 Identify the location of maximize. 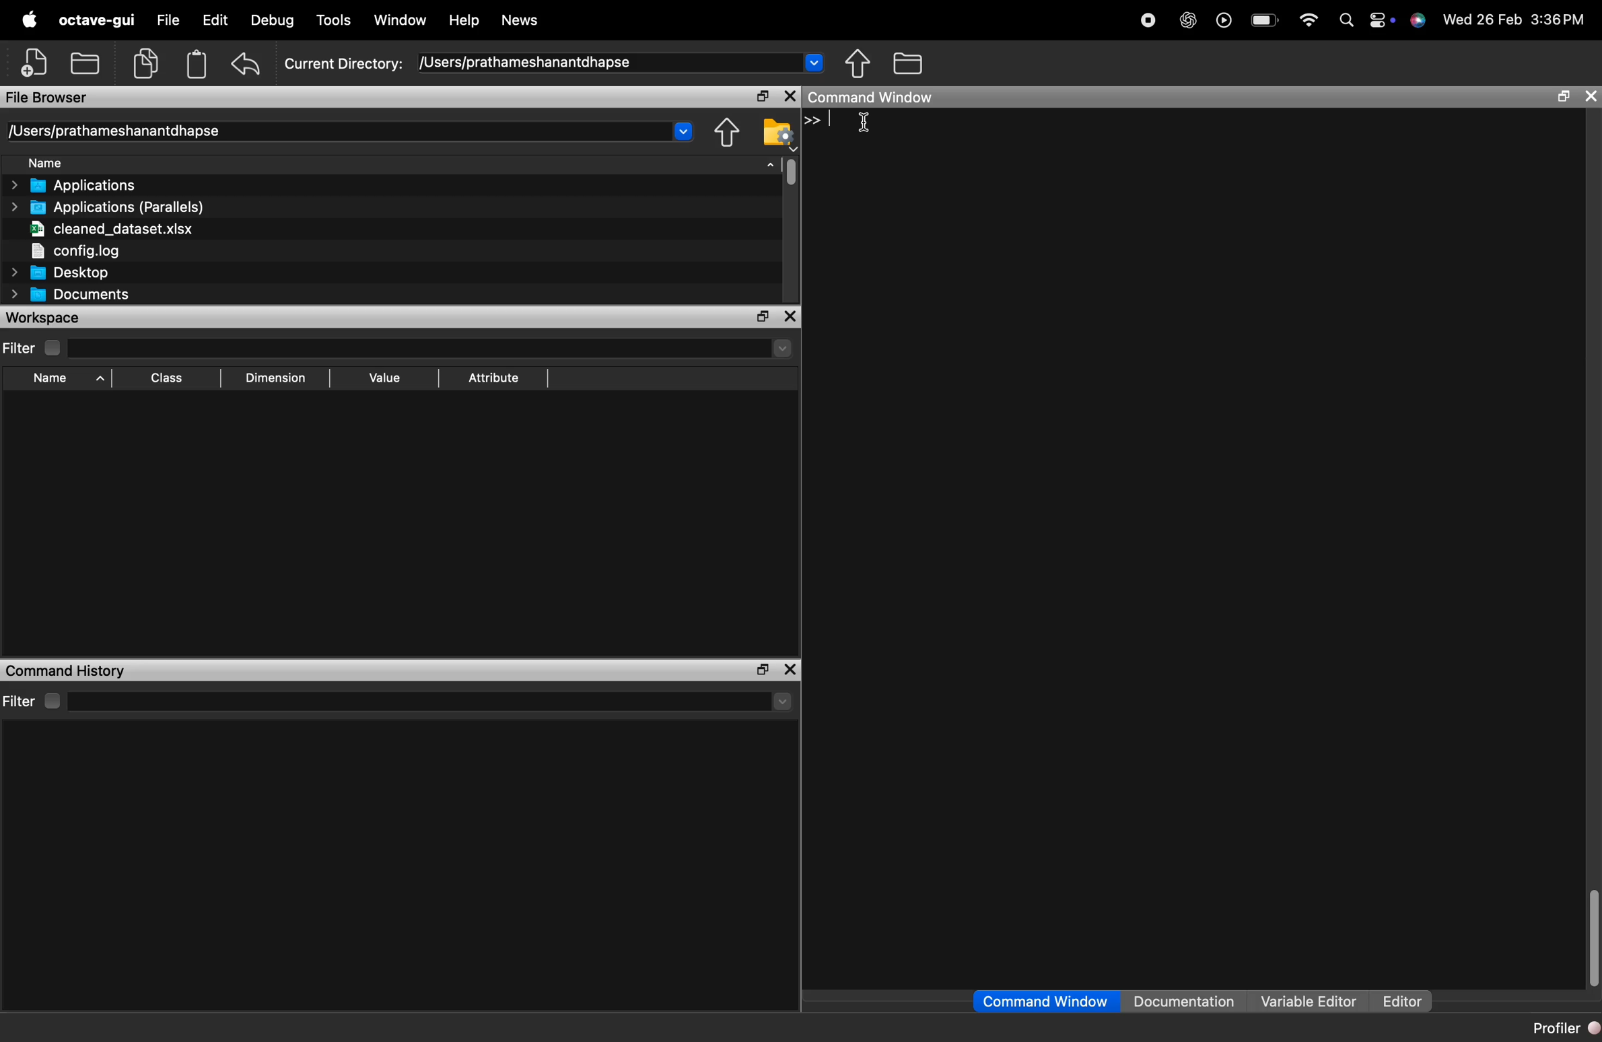
(761, 670).